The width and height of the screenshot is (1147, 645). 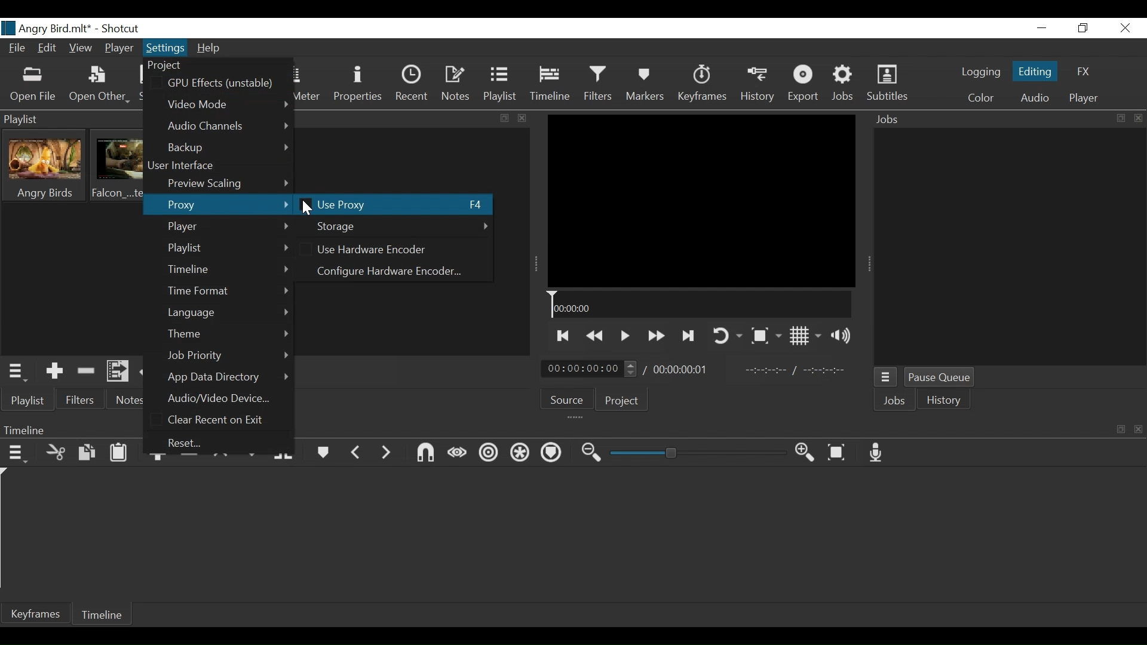 What do you see at coordinates (228, 312) in the screenshot?
I see `Language` at bounding box center [228, 312].